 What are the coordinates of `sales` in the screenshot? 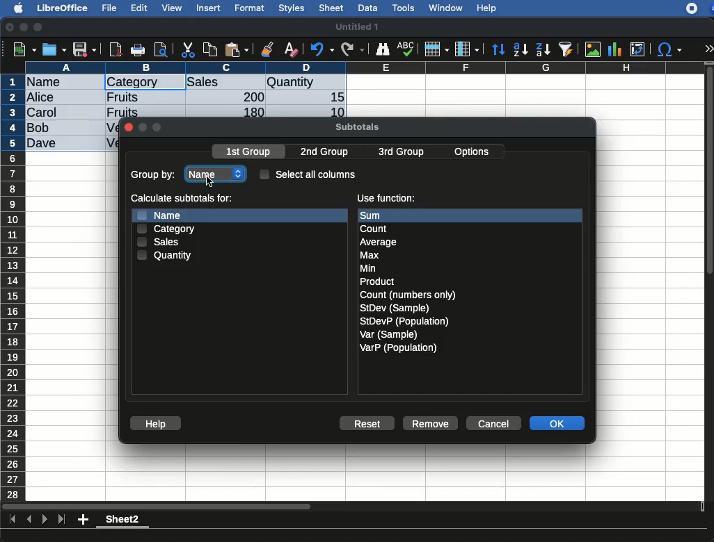 It's located at (226, 83).